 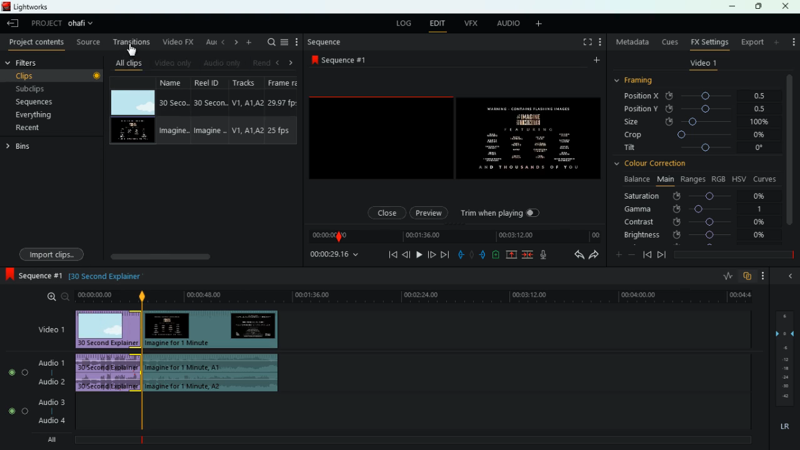 What do you see at coordinates (234, 42) in the screenshot?
I see `change` at bounding box center [234, 42].